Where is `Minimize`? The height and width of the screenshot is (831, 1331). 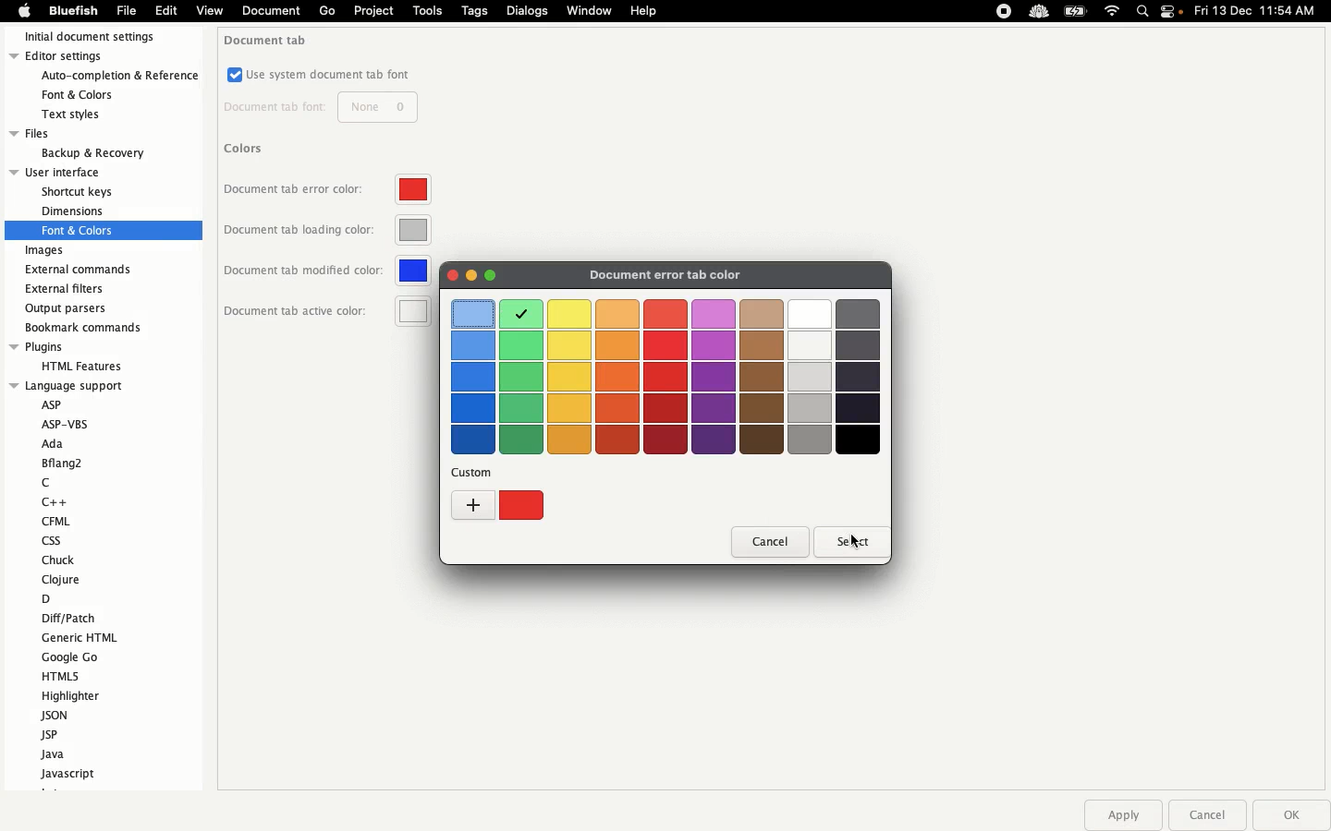 Minimize is located at coordinates (470, 276).